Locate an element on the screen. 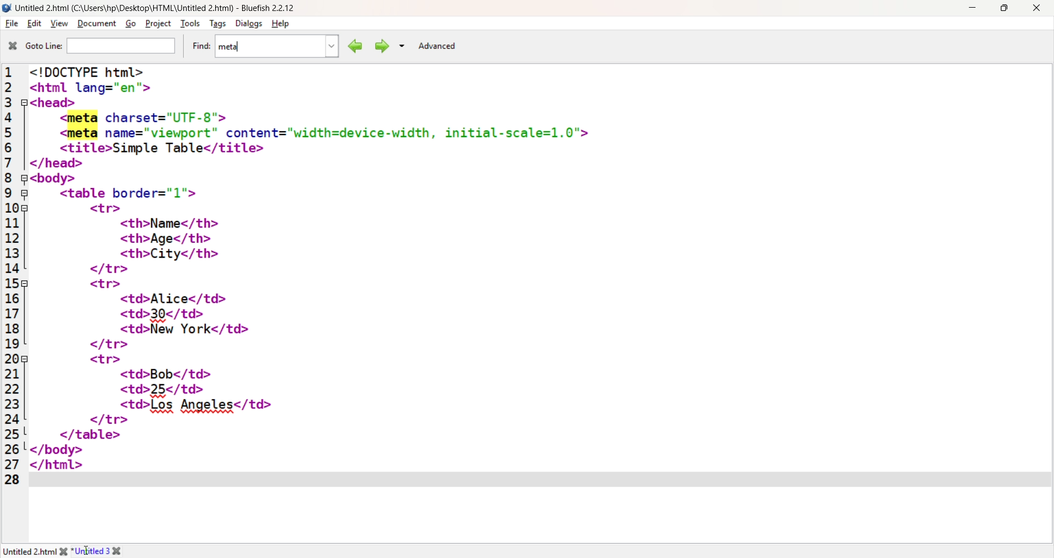  Find Previous is located at coordinates (354, 46).